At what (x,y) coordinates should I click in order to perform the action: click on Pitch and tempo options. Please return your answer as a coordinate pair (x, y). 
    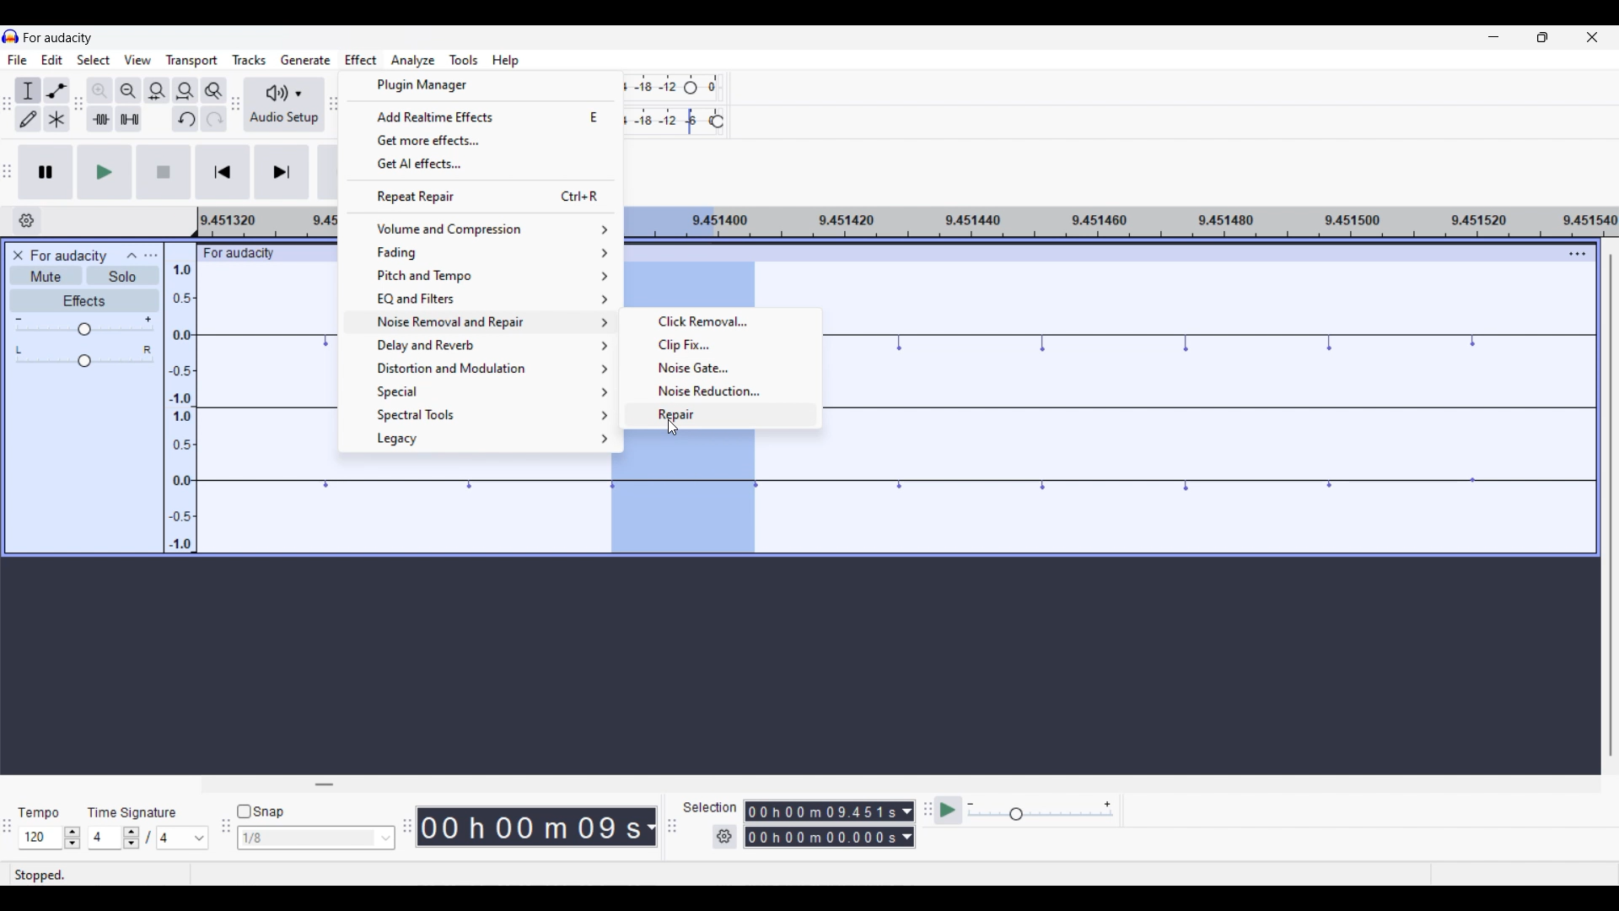
    Looking at the image, I should click on (481, 276).